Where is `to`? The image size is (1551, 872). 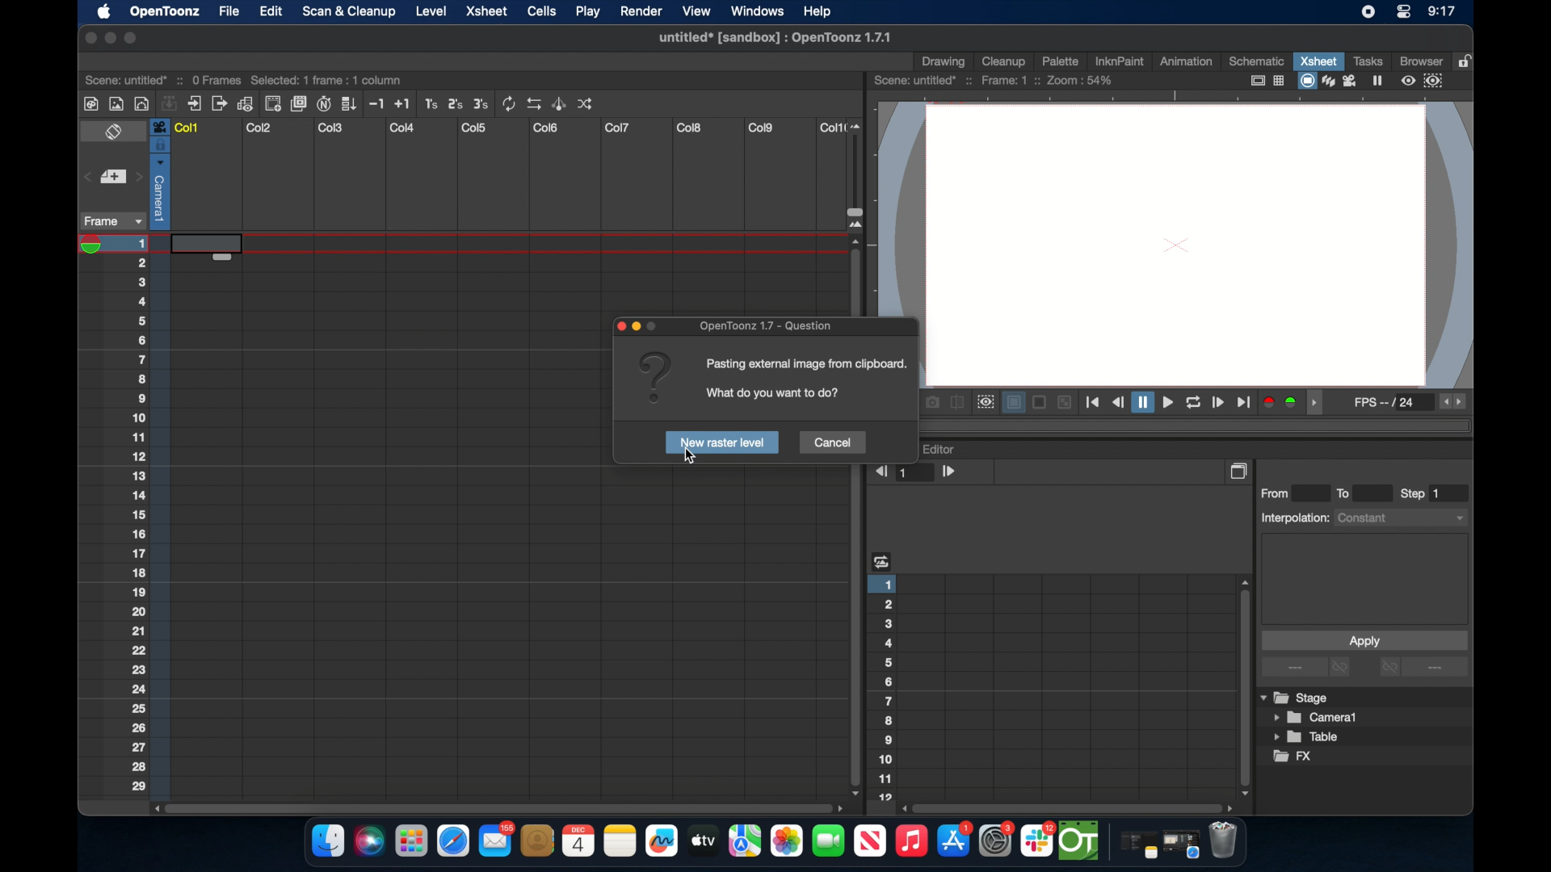
to is located at coordinates (1349, 493).